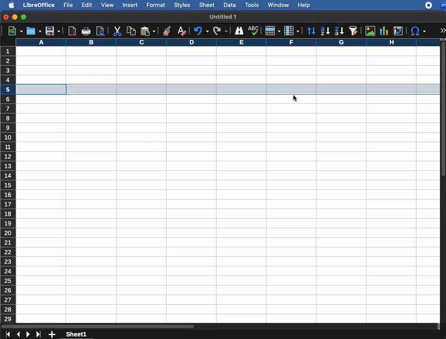 The height and width of the screenshot is (339, 446). Describe the element at coordinates (7, 185) in the screenshot. I see `rows` at that location.